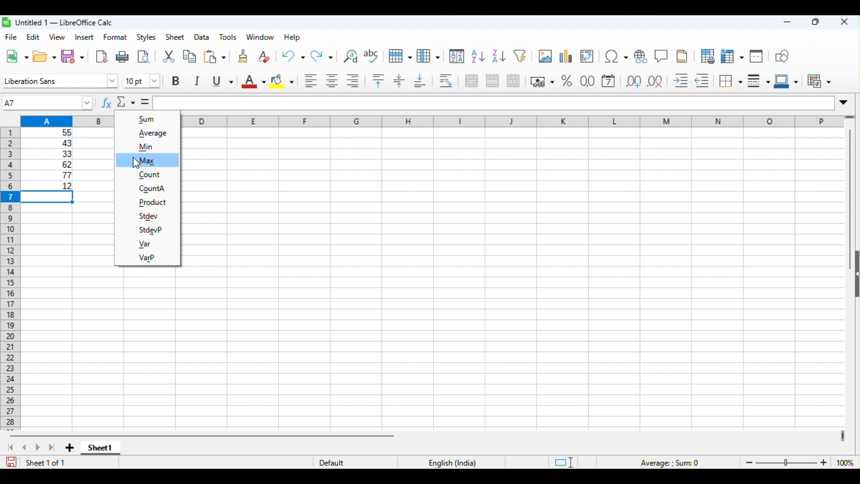 The image size is (860, 484). What do you see at coordinates (333, 81) in the screenshot?
I see `align center` at bounding box center [333, 81].